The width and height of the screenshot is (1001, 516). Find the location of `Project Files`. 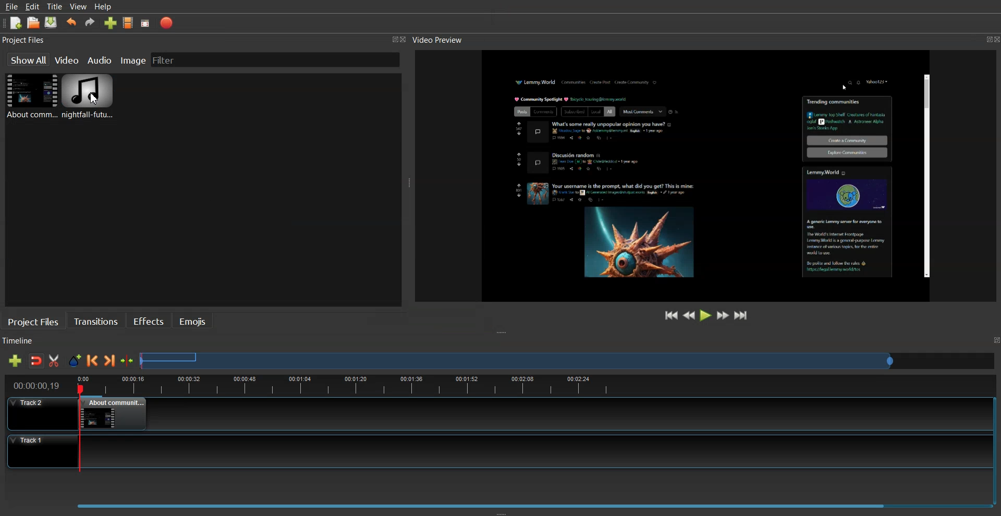

Project Files is located at coordinates (25, 40).